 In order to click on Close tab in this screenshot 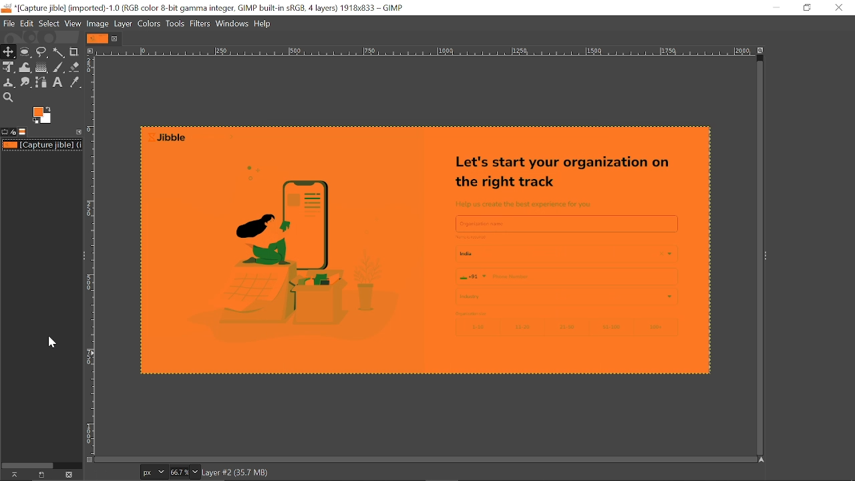, I will do `click(116, 38)`.